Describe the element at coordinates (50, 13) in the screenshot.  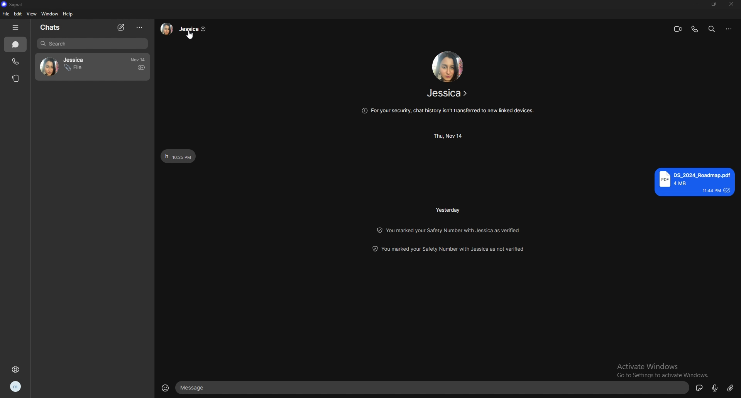
I see `window` at that location.